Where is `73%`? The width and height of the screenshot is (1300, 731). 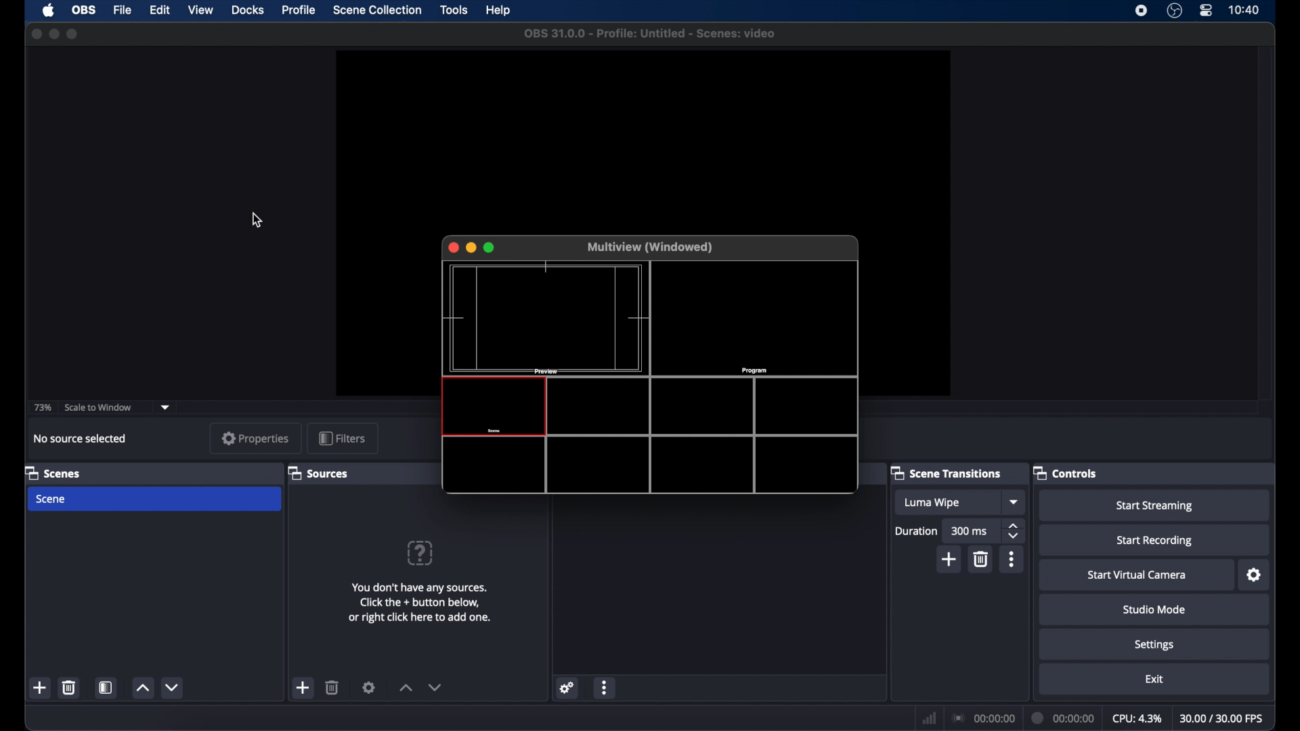 73% is located at coordinates (42, 408).